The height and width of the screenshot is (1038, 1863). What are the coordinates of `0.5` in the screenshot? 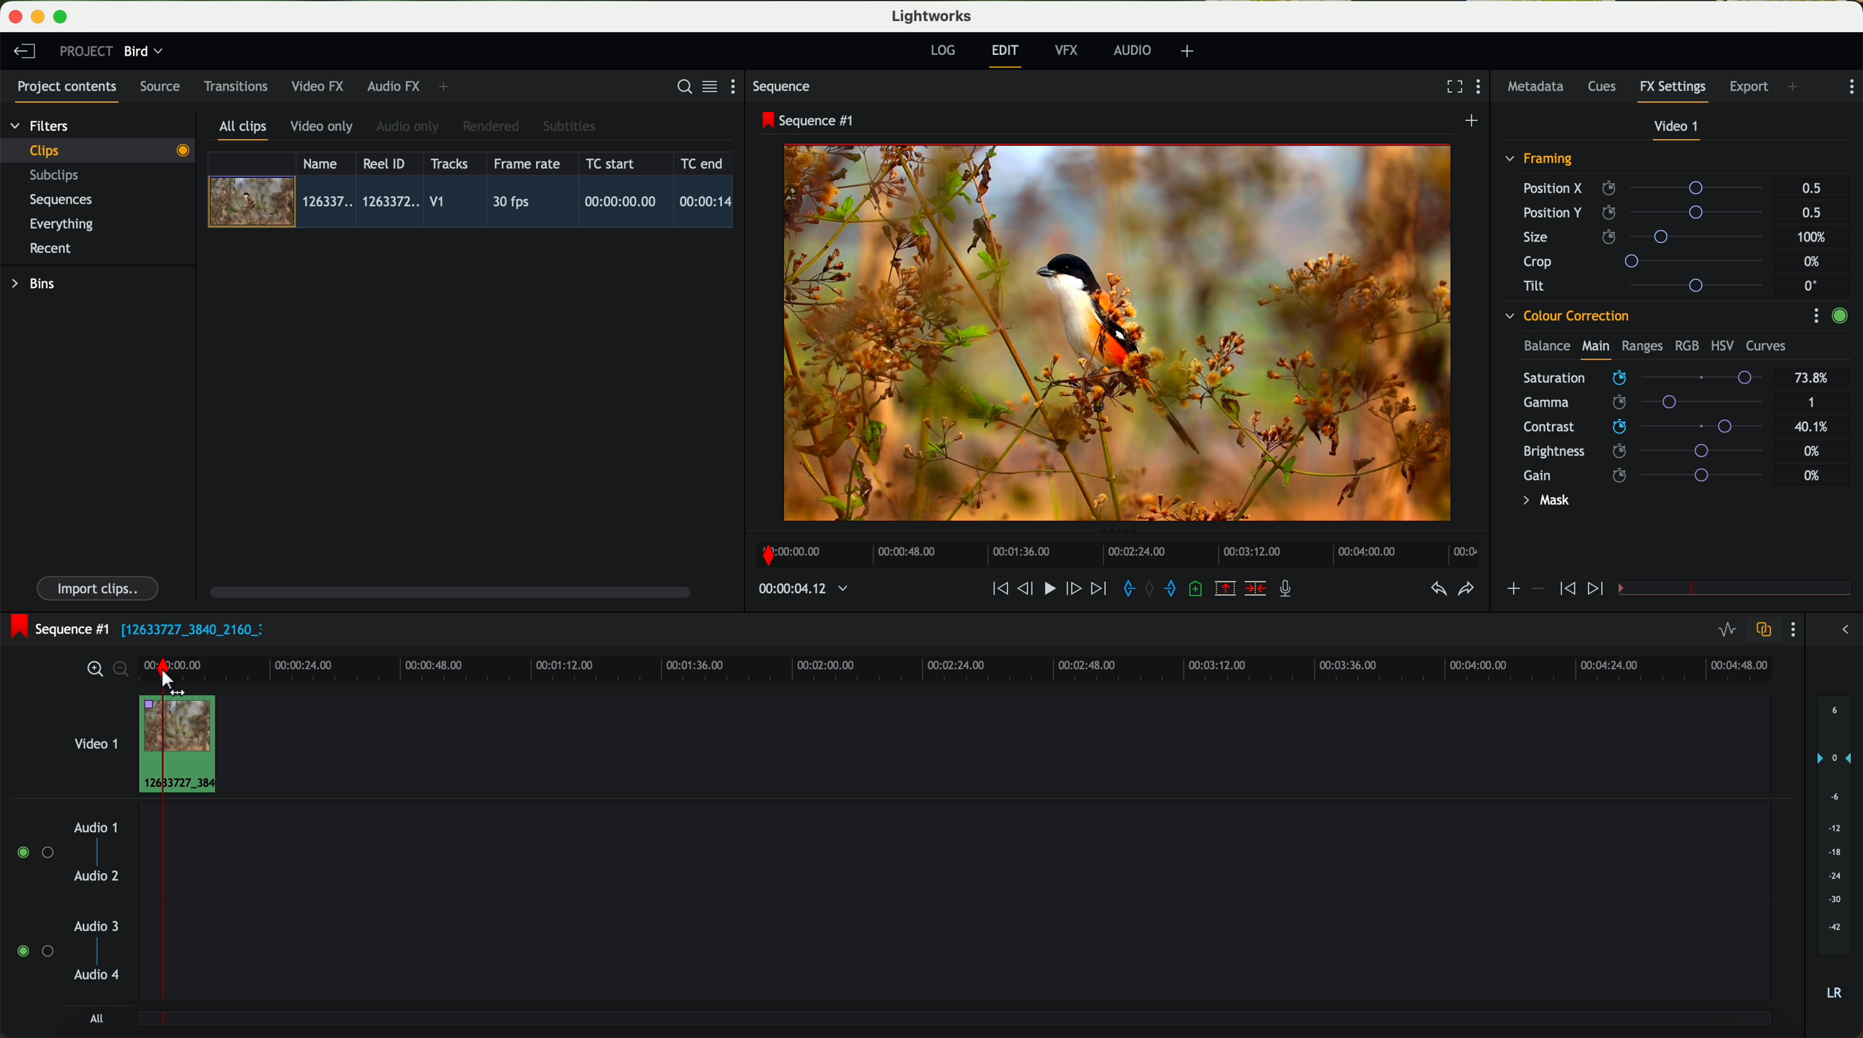 It's located at (1812, 189).